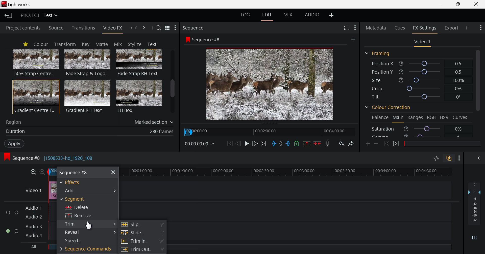 This screenshot has width=485, height=254. Describe the element at coordinates (284, 172) in the screenshot. I see `Project Timeline` at that location.